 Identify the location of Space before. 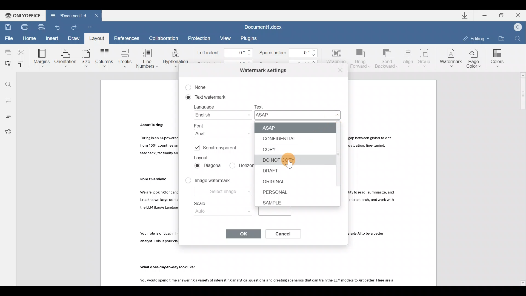
(289, 52).